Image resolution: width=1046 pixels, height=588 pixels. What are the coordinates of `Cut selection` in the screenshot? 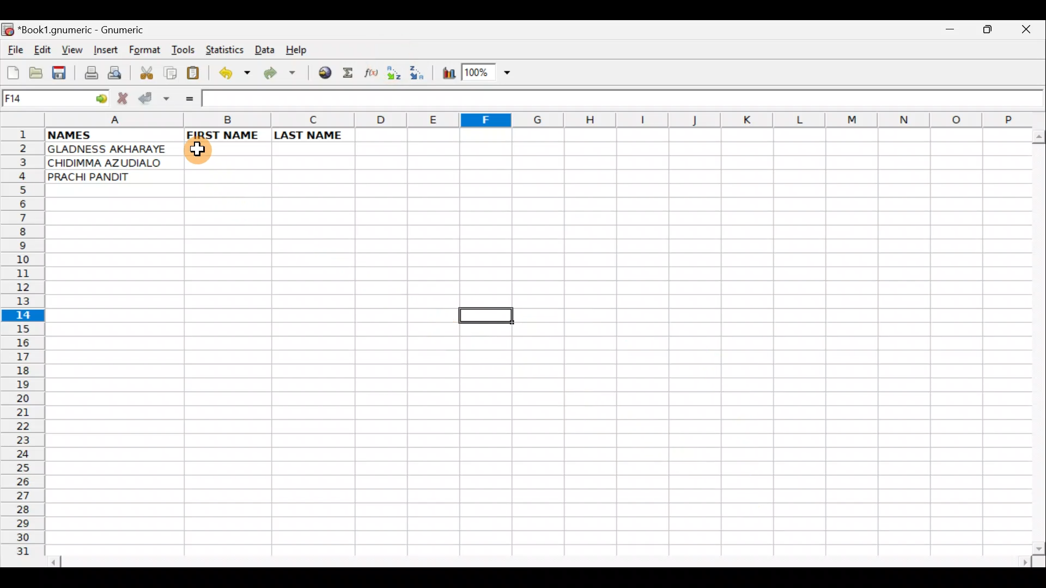 It's located at (146, 71).